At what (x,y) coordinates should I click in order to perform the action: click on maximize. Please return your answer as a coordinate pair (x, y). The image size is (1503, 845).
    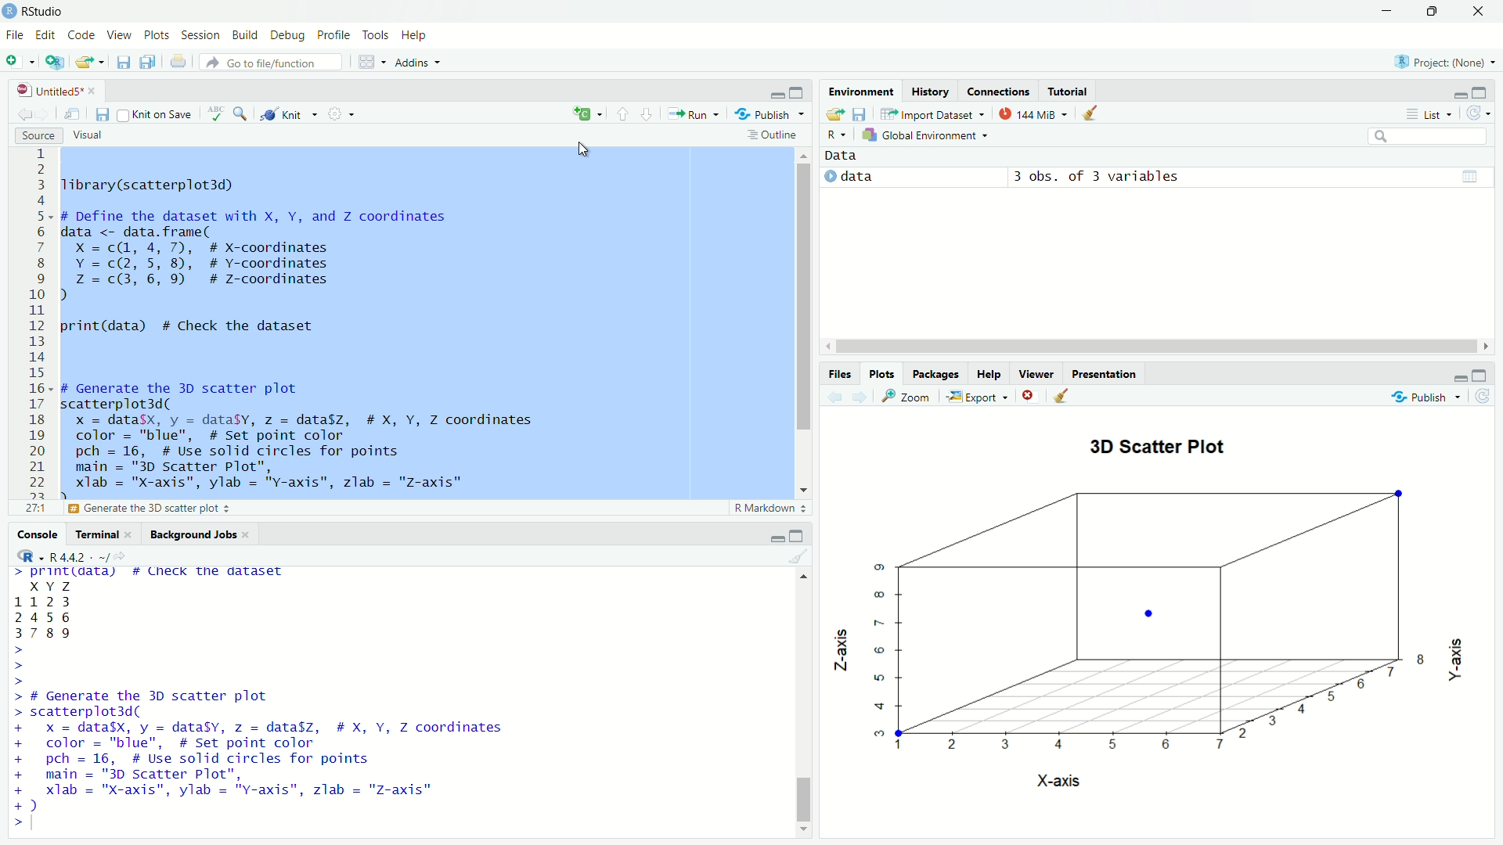
    Looking at the image, I should click on (1487, 372).